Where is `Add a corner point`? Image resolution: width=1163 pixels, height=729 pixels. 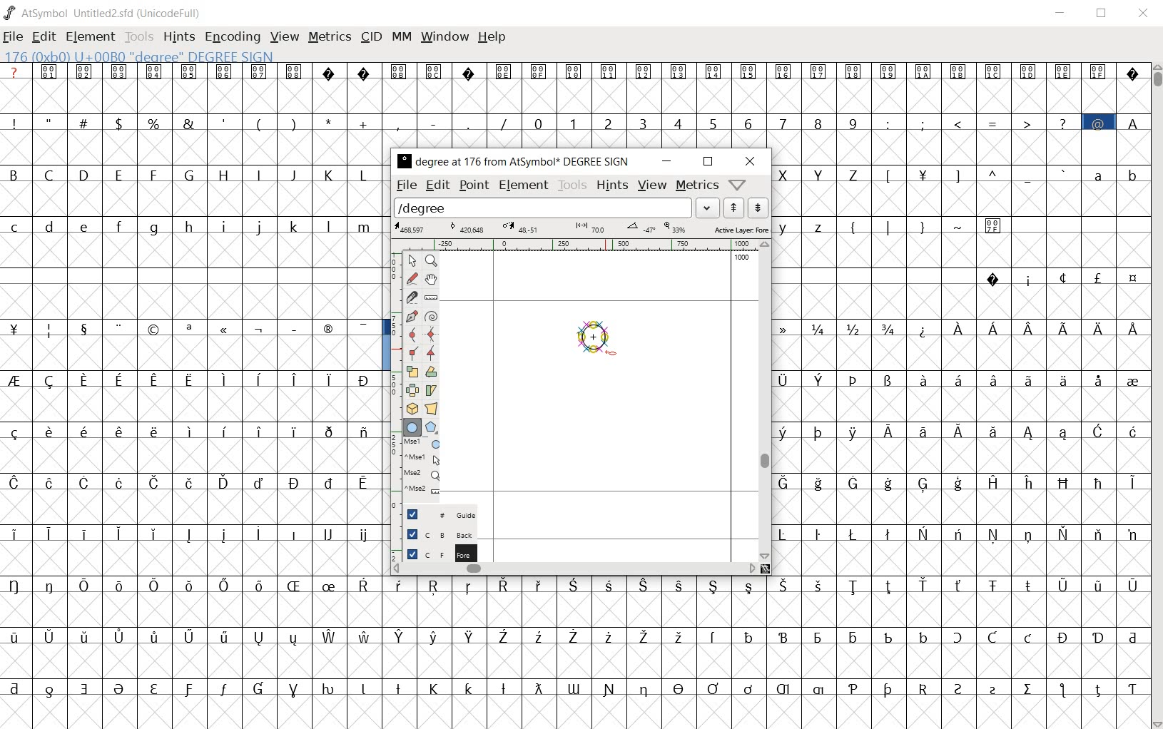 Add a corner point is located at coordinates (412, 355).